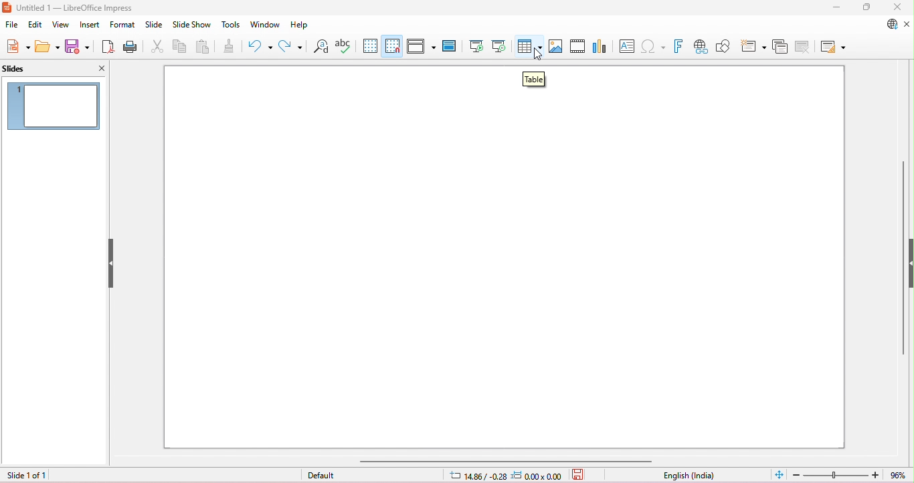 The height and width of the screenshot is (483, 914). What do you see at coordinates (895, 7) in the screenshot?
I see `close` at bounding box center [895, 7].